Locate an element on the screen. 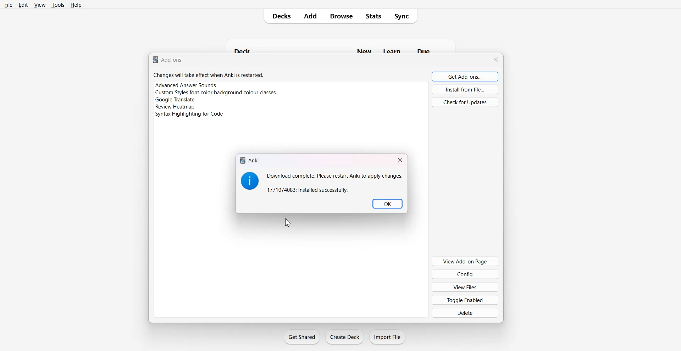 The image size is (681, 351). new is located at coordinates (365, 50).